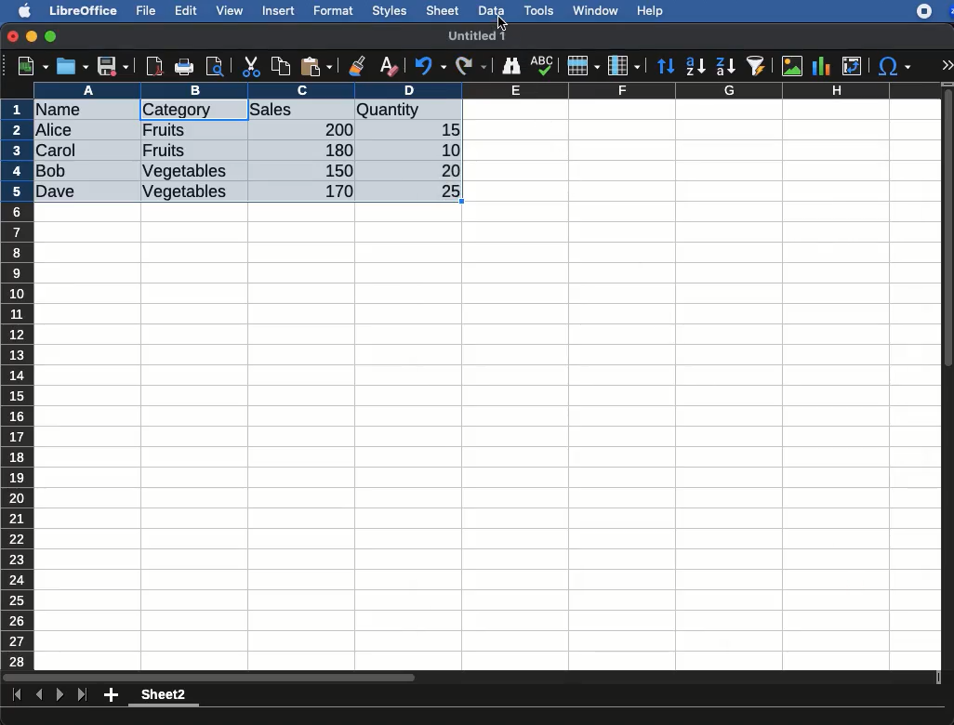 The width and height of the screenshot is (954, 725). What do you see at coordinates (315, 66) in the screenshot?
I see `paste` at bounding box center [315, 66].